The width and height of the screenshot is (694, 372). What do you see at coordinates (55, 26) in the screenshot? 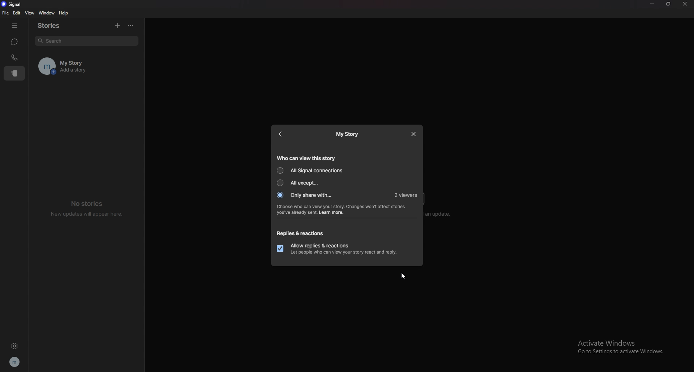
I see `stories` at bounding box center [55, 26].